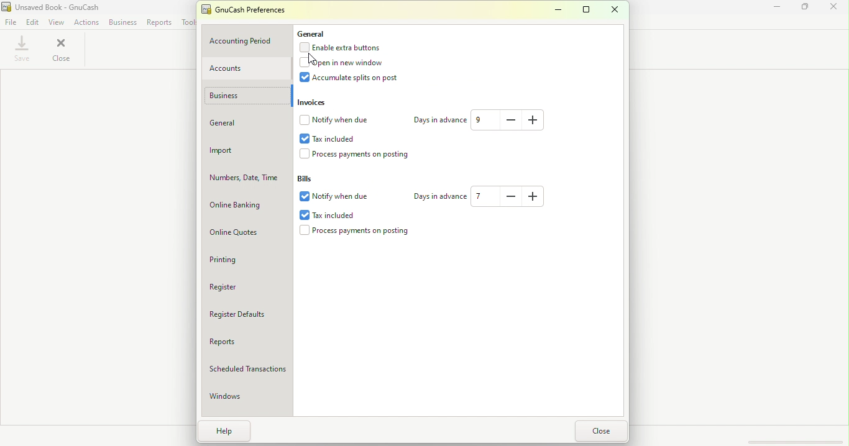 Image resolution: width=849 pixels, height=446 pixels. Describe the element at coordinates (87, 21) in the screenshot. I see `Actions` at that location.